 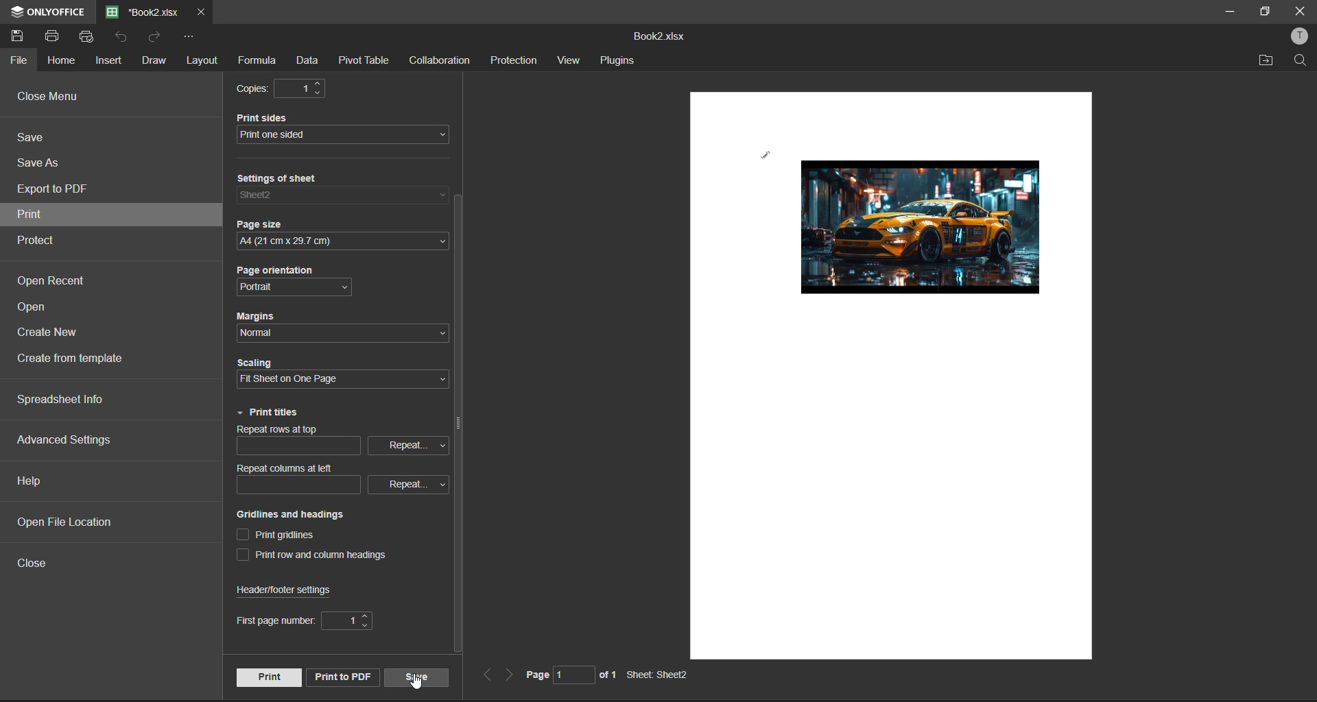 What do you see at coordinates (88, 37) in the screenshot?
I see `quick print` at bounding box center [88, 37].